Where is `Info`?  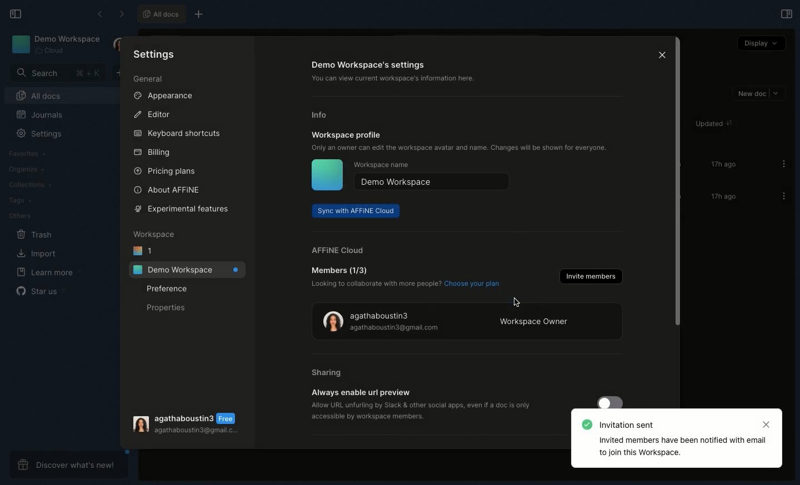
Info is located at coordinates (323, 115).